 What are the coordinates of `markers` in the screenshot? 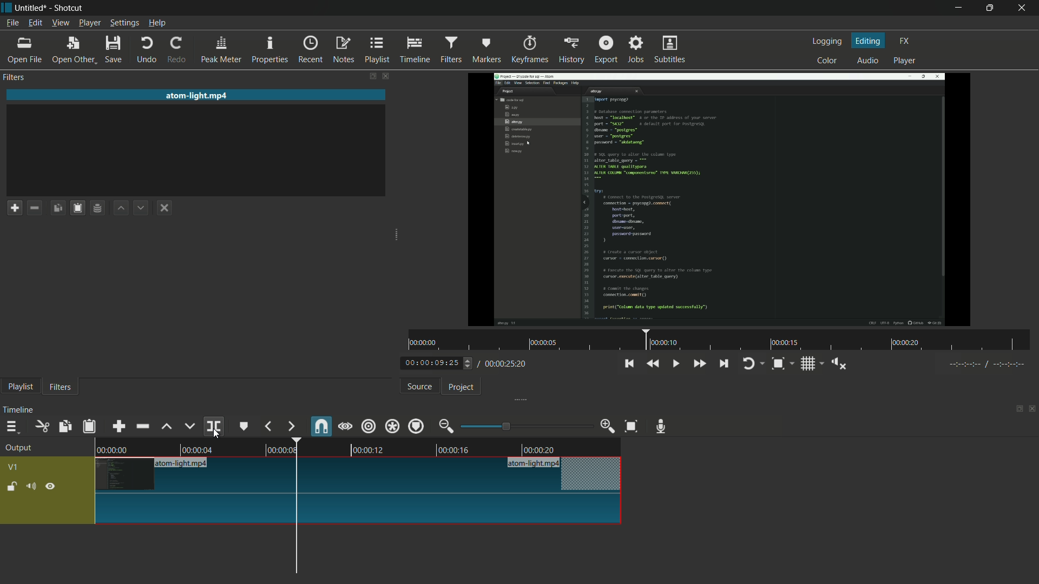 It's located at (486, 50).